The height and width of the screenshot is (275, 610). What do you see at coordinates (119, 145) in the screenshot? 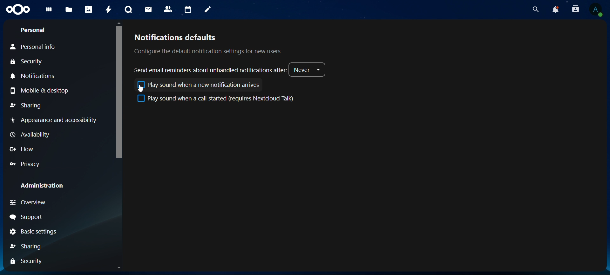
I see `Scrollbar` at bounding box center [119, 145].